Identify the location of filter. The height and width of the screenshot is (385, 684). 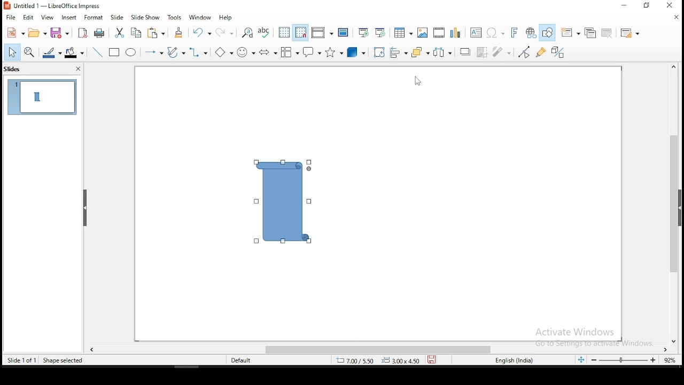
(502, 53).